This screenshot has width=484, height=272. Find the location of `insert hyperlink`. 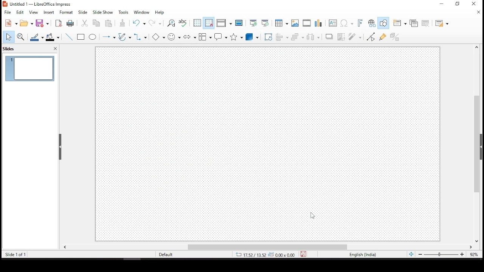

insert hyperlink is located at coordinates (372, 23).